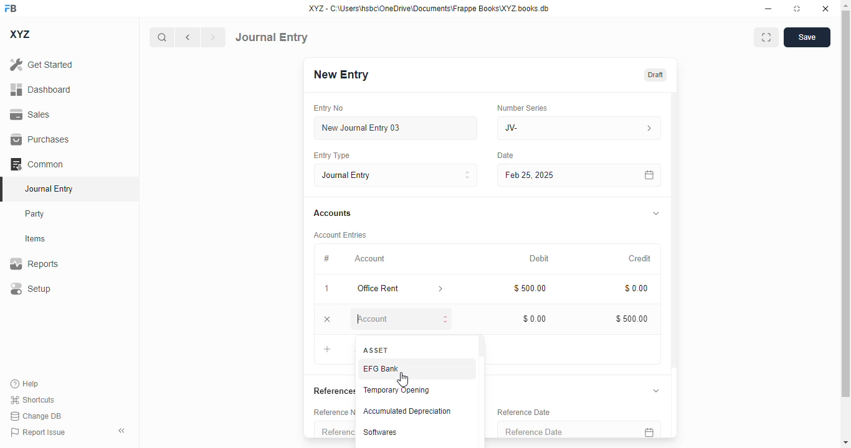 The image size is (851, 448). Describe the element at coordinates (429, 8) in the screenshot. I see `XYZ - C:\Users\hsbc\OneDrive\Documents\Frappe Books\XYZ books.db` at that location.